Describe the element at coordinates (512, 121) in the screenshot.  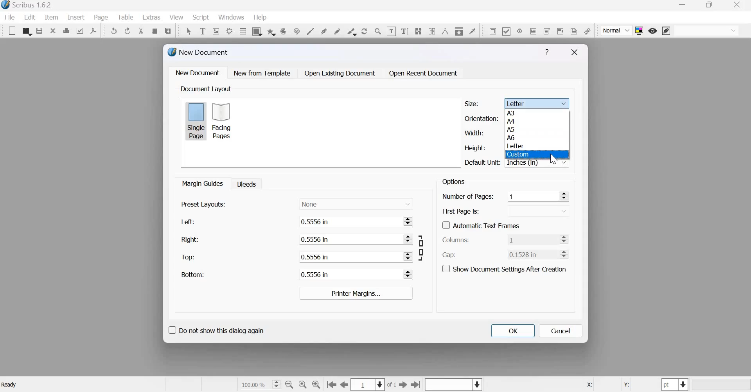
I see `A4` at that location.